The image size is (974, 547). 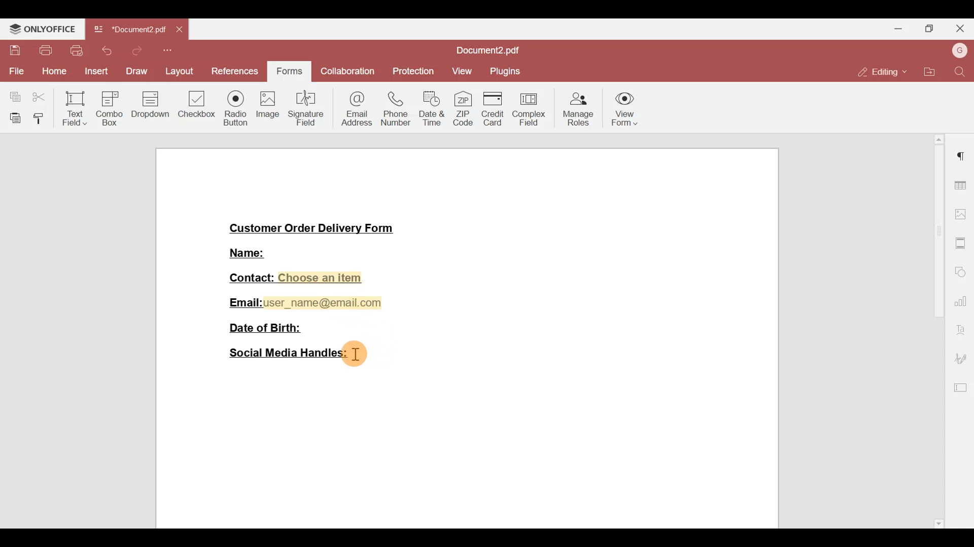 What do you see at coordinates (136, 70) in the screenshot?
I see `Draw` at bounding box center [136, 70].